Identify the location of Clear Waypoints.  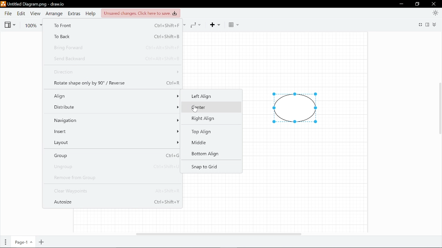
(115, 192).